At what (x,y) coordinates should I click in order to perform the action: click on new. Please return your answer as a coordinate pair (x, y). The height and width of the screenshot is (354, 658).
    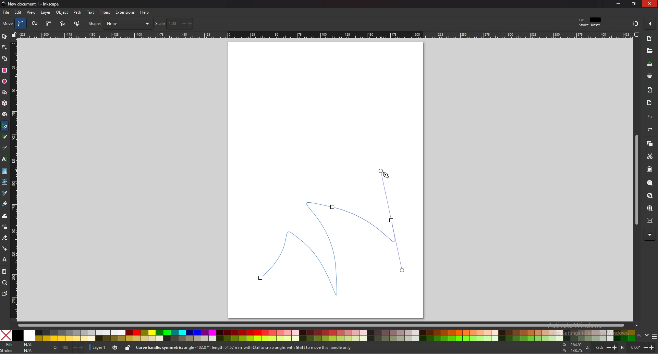
    Looking at the image, I should click on (650, 39).